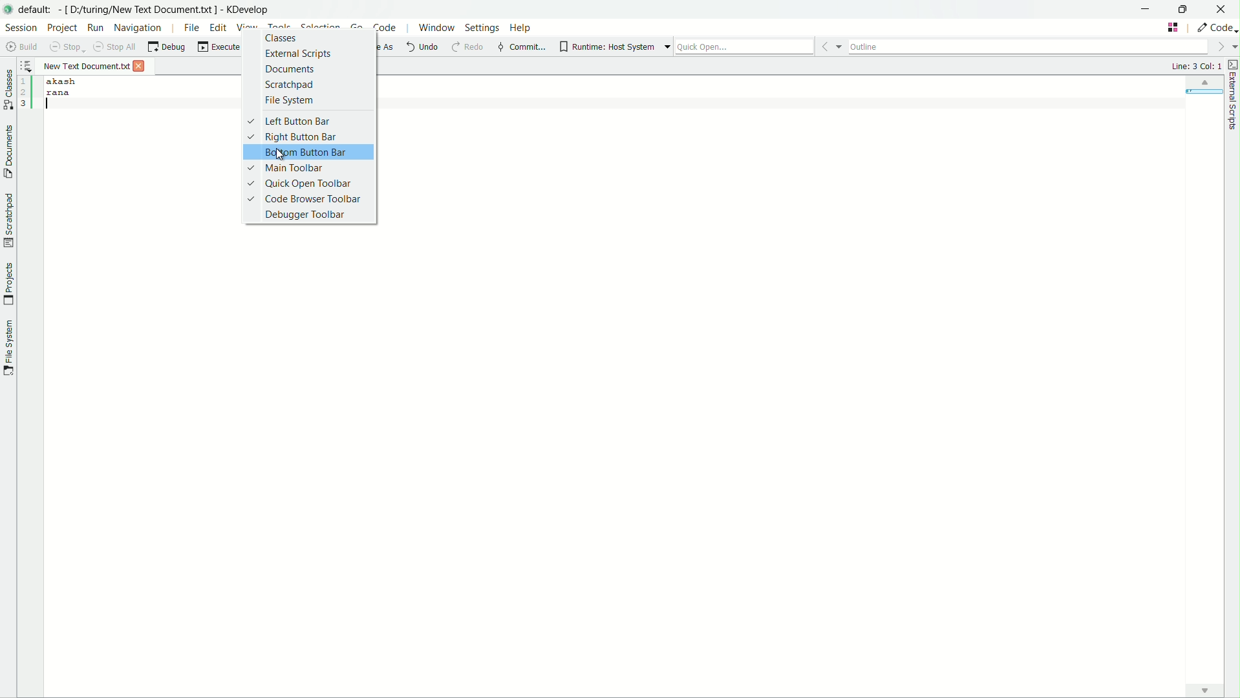 The height and width of the screenshot is (698, 1240). I want to click on stop all, so click(114, 45).